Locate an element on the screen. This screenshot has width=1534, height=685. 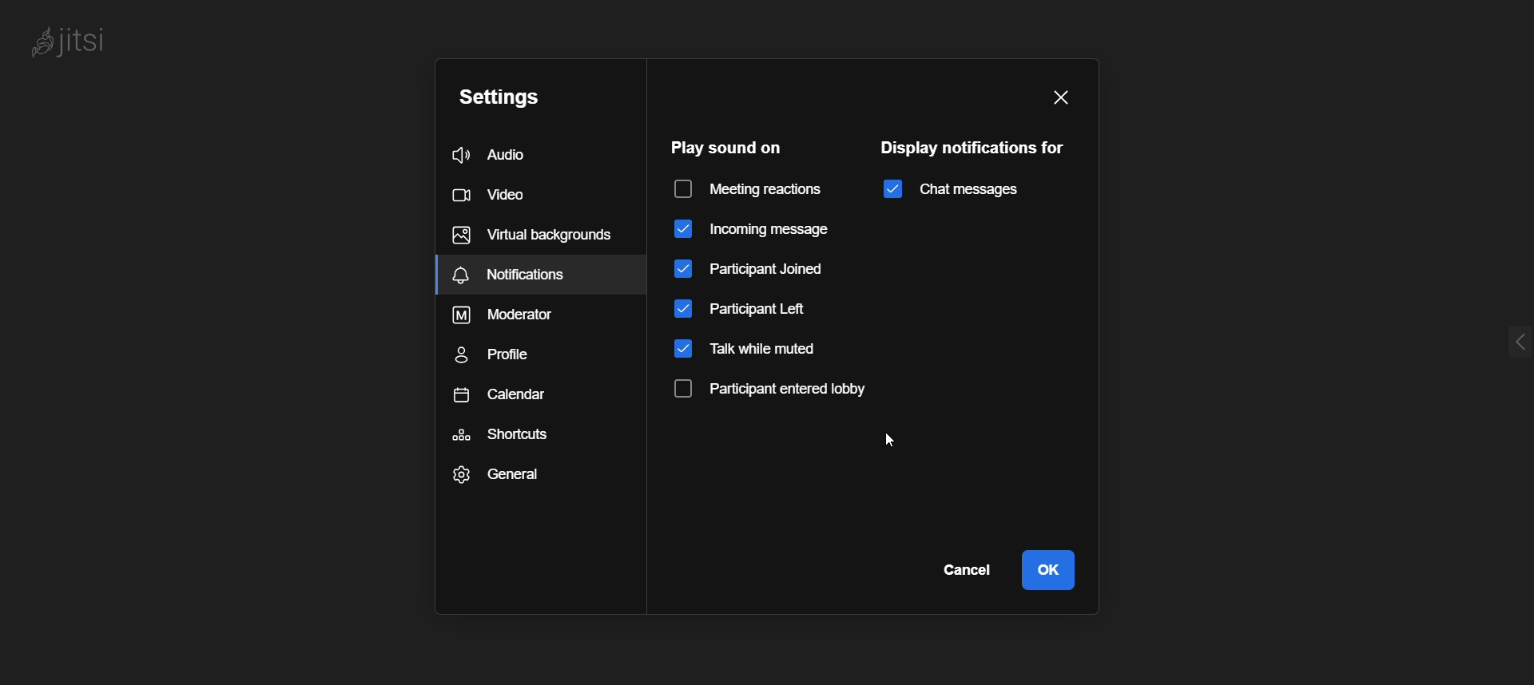
Profile is located at coordinates (506, 353).